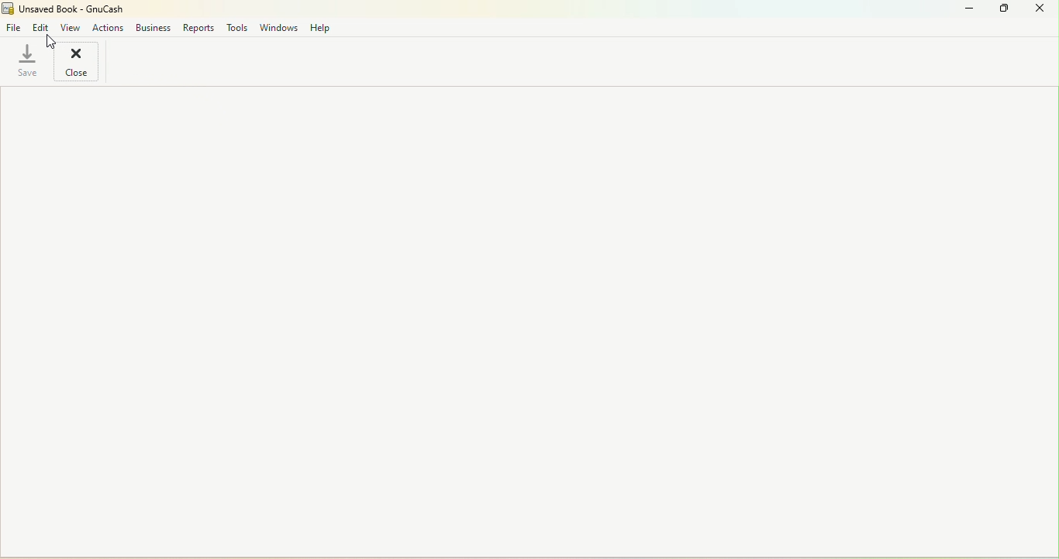 This screenshot has width=1059, height=559. Describe the element at coordinates (319, 26) in the screenshot. I see `Help` at that location.